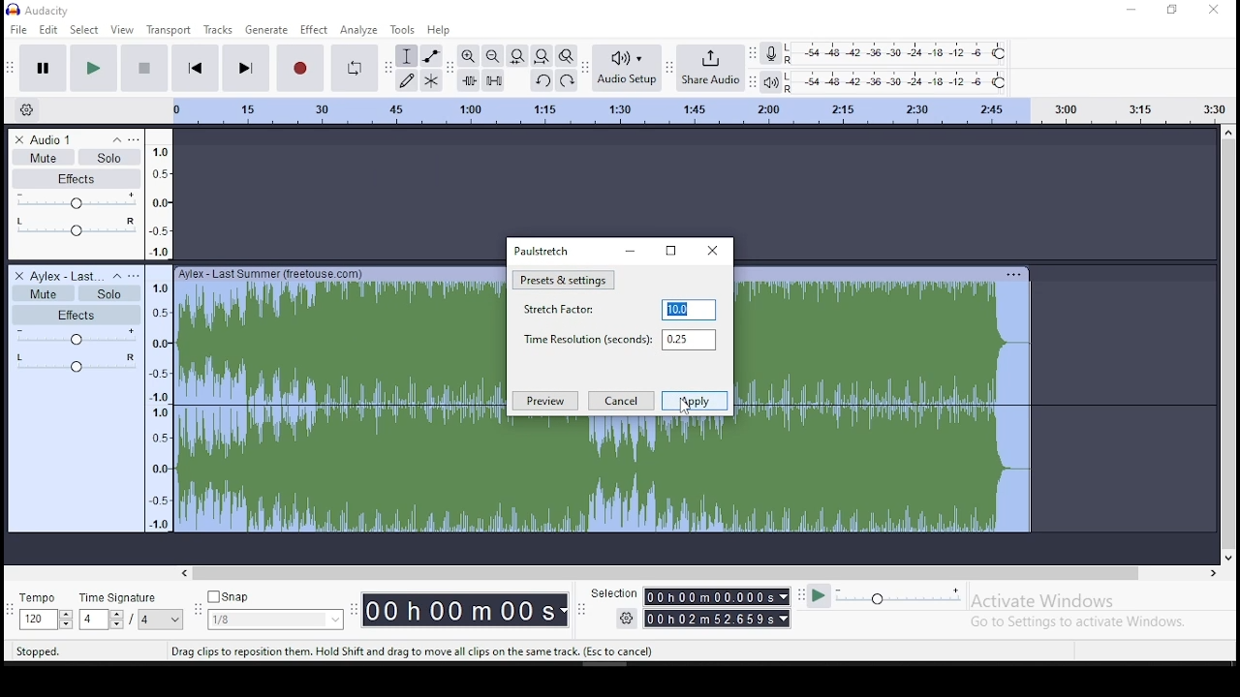  What do you see at coordinates (45, 612) in the screenshot?
I see `tempo` at bounding box center [45, 612].